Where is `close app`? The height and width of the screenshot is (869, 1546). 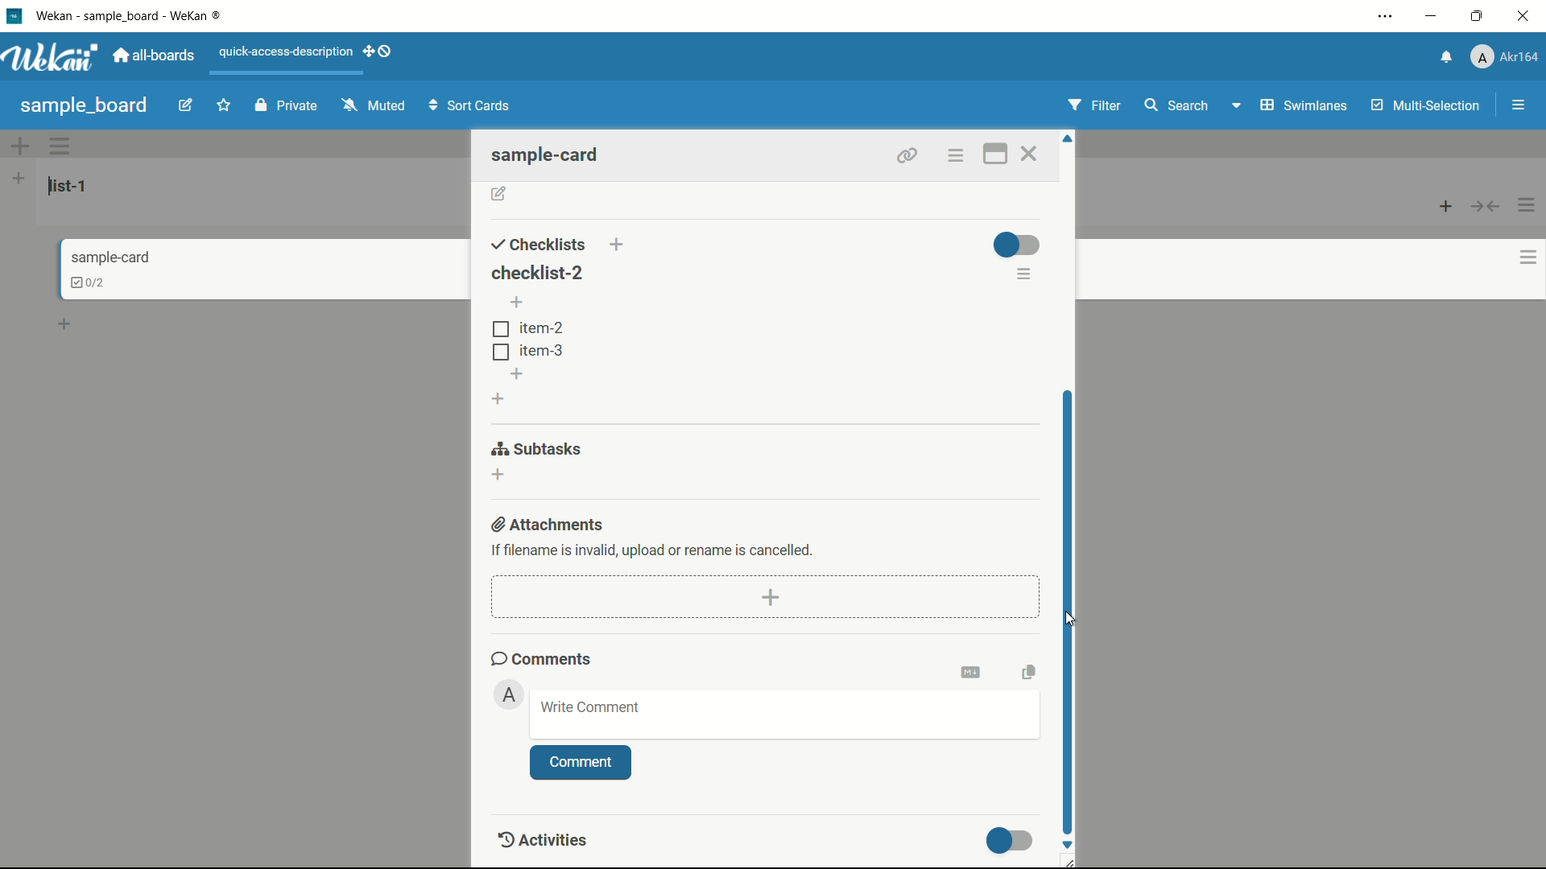
close app is located at coordinates (1525, 16).